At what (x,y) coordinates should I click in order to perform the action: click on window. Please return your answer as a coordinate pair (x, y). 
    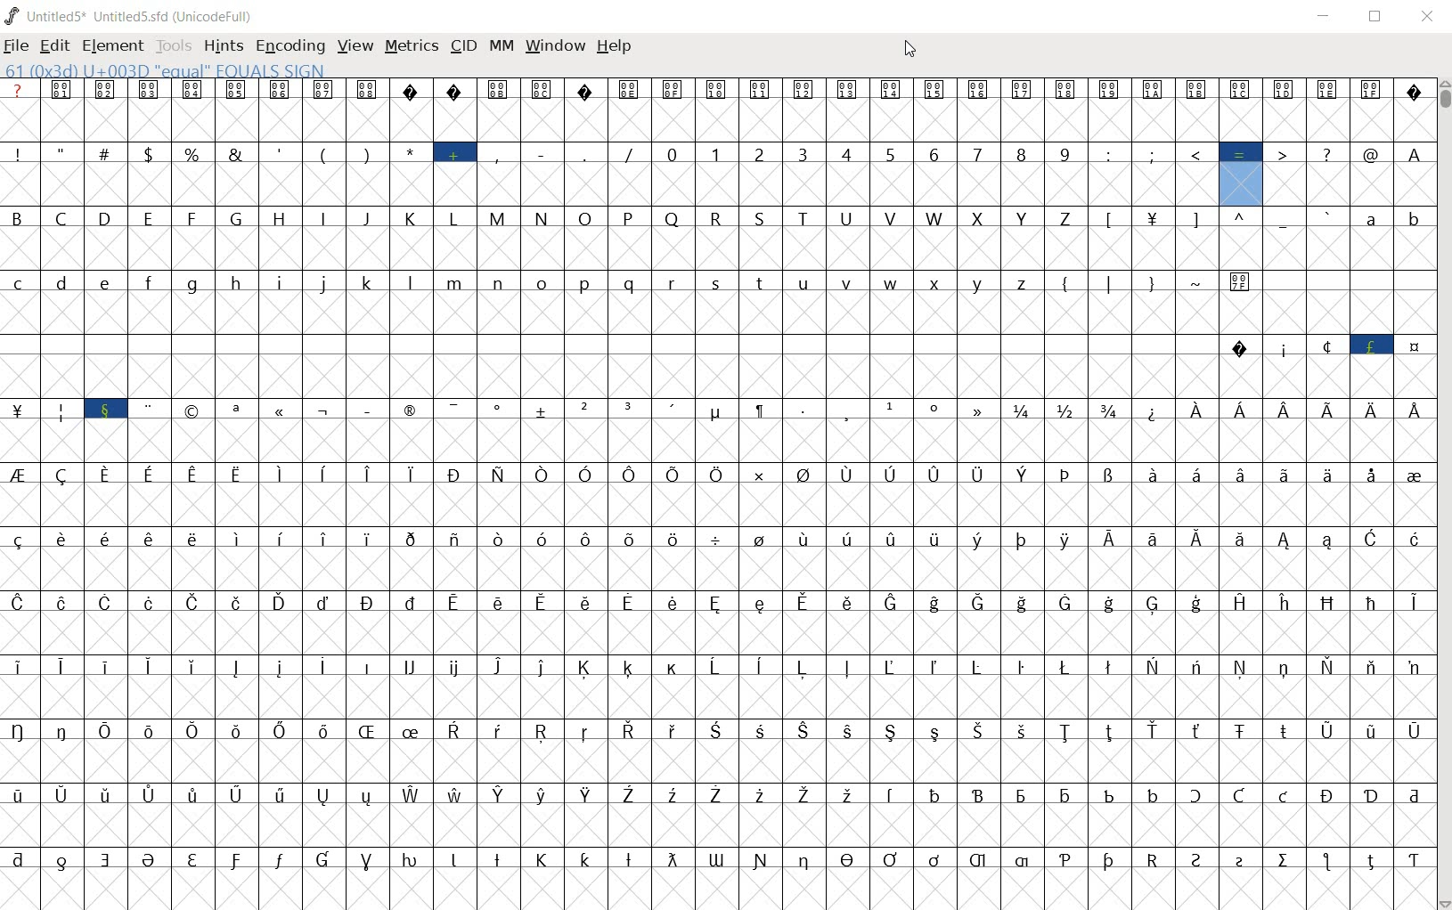
    Looking at the image, I should click on (554, 46).